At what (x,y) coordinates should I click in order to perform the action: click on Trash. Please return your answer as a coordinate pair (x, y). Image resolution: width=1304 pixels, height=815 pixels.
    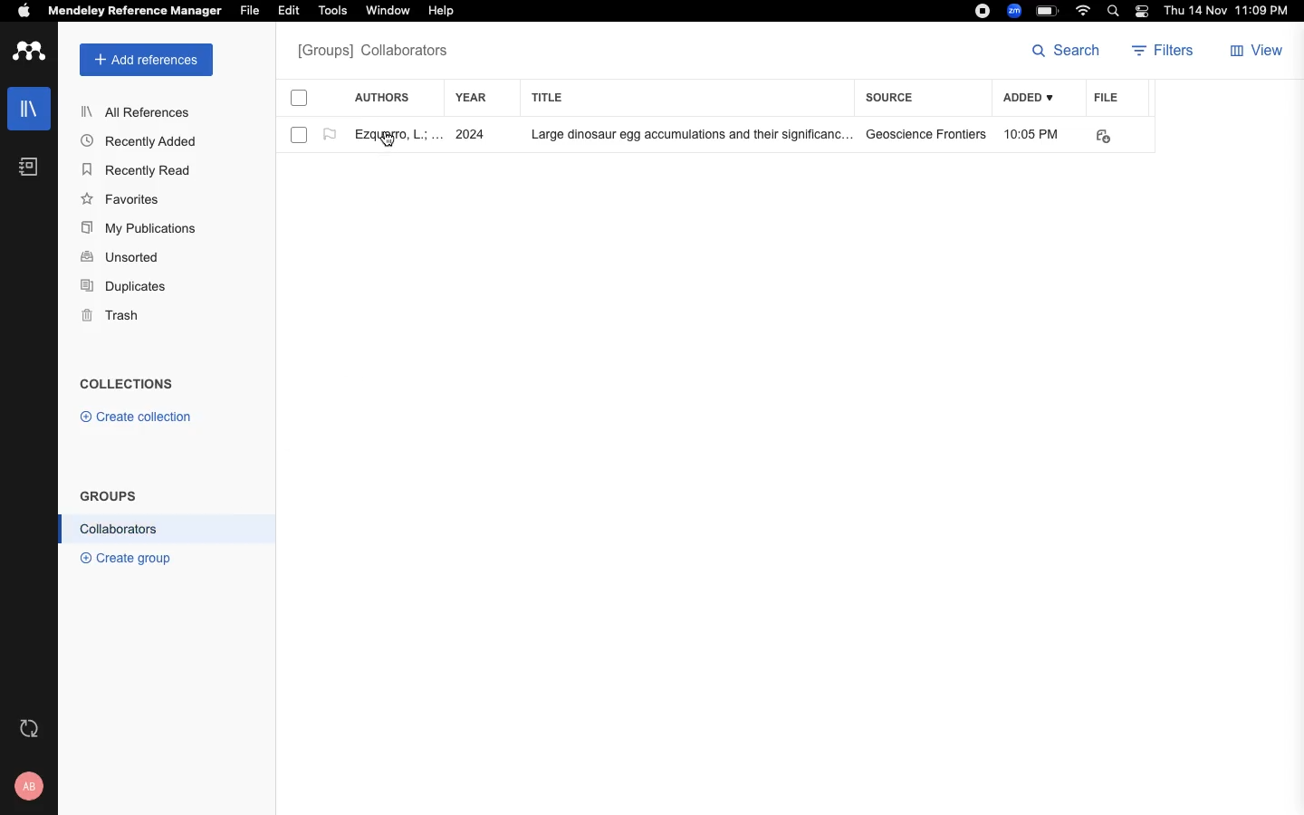
    Looking at the image, I should click on (118, 317).